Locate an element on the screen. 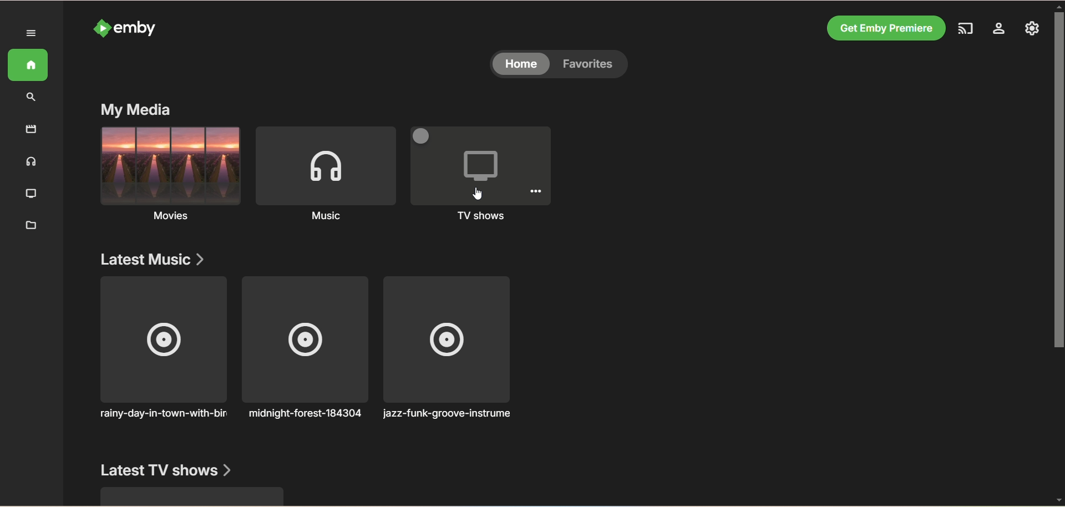  emby is located at coordinates (139, 28).